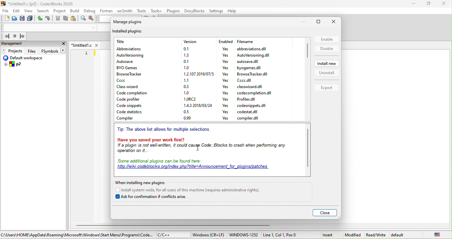 This screenshot has width=452, height=239. What do you see at coordinates (251, 87) in the screenshot?
I see `classwizard` at bounding box center [251, 87].